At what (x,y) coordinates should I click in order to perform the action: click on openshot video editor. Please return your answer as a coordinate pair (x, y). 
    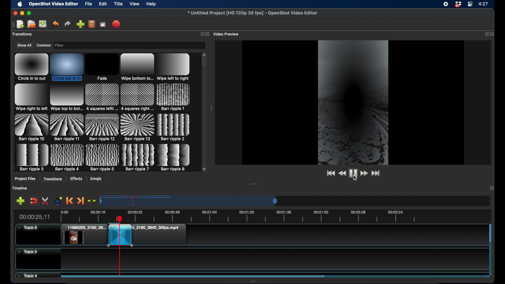
    Looking at the image, I should click on (54, 4).